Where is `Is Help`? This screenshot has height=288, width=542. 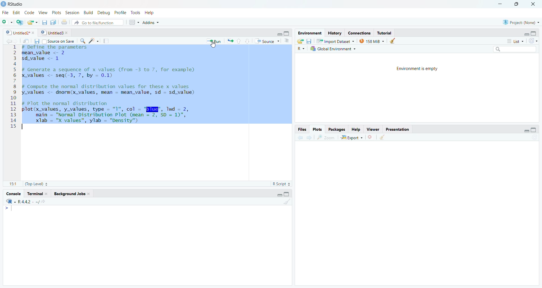 Is Help is located at coordinates (152, 11).